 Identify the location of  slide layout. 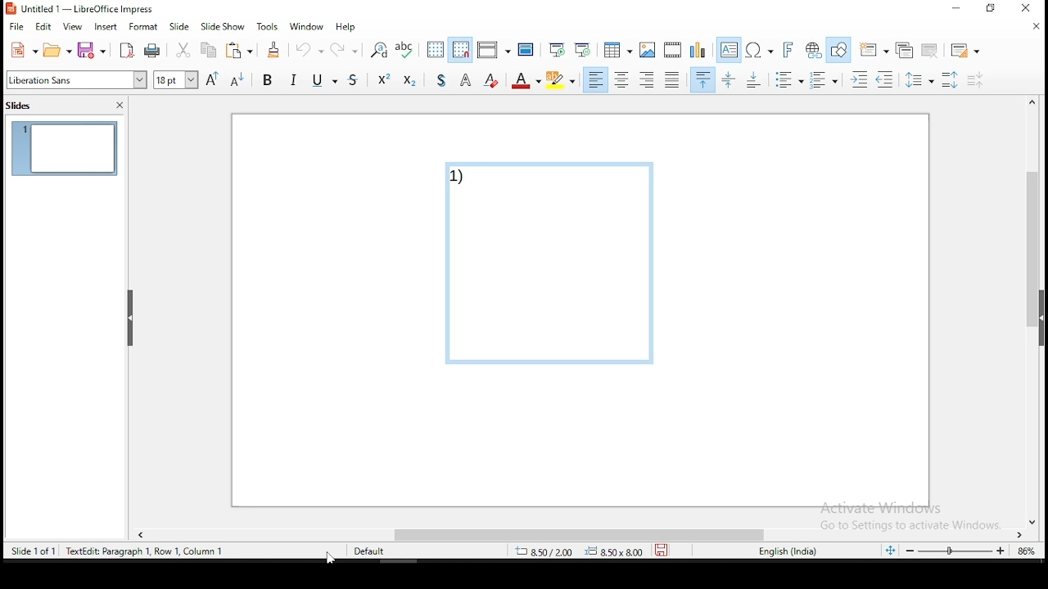
(966, 49).